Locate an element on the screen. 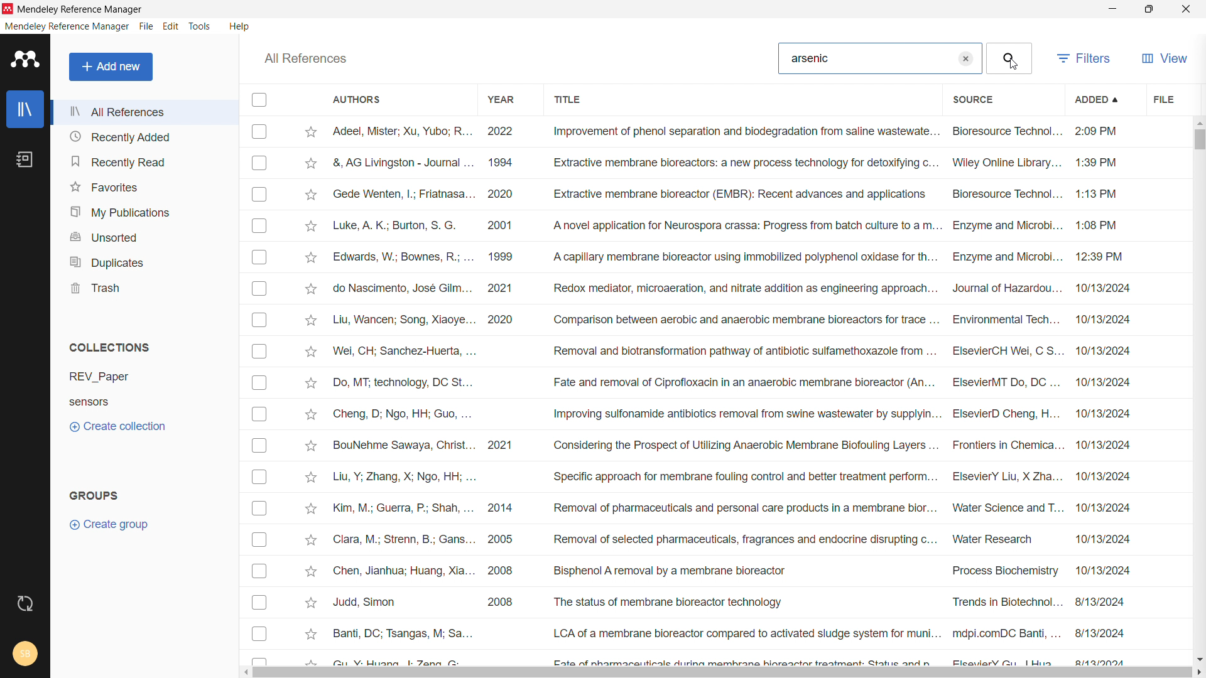  Checkbox is located at coordinates (260, 542).